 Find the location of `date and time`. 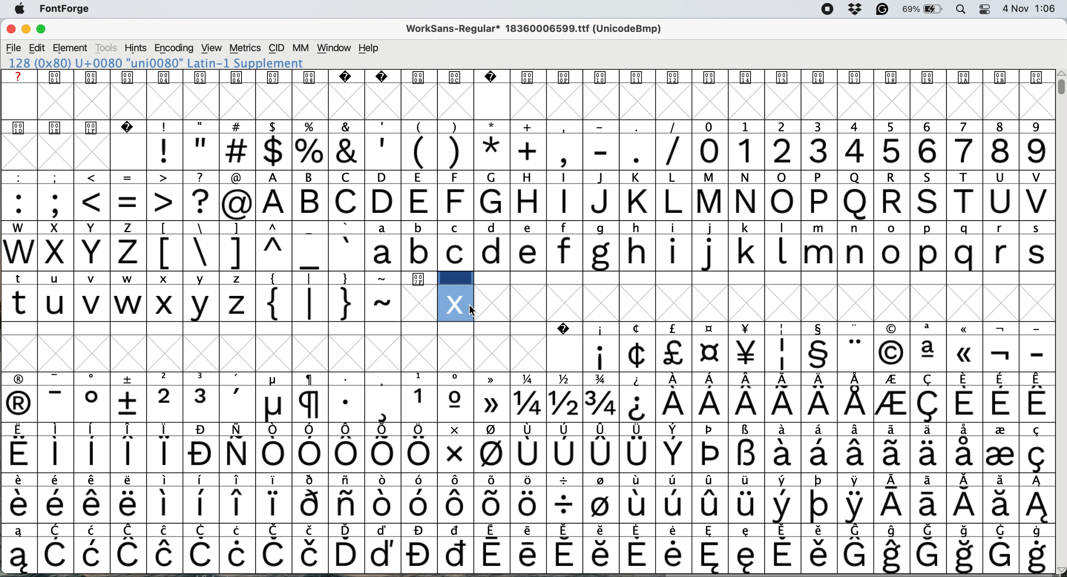

date and time is located at coordinates (1030, 9).